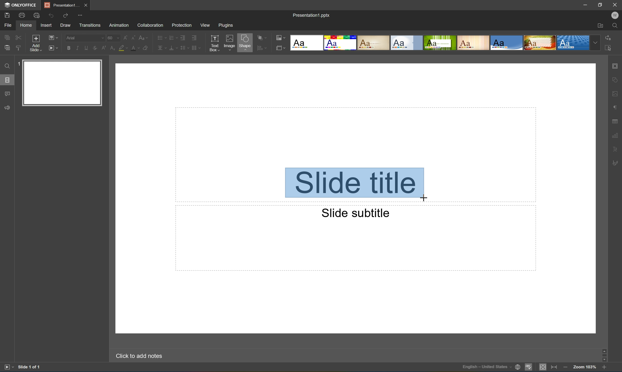 The width and height of the screenshot is (622, 372). Describe the element at coordinates (113, 38) in the screenshot. I see `60` at that location.